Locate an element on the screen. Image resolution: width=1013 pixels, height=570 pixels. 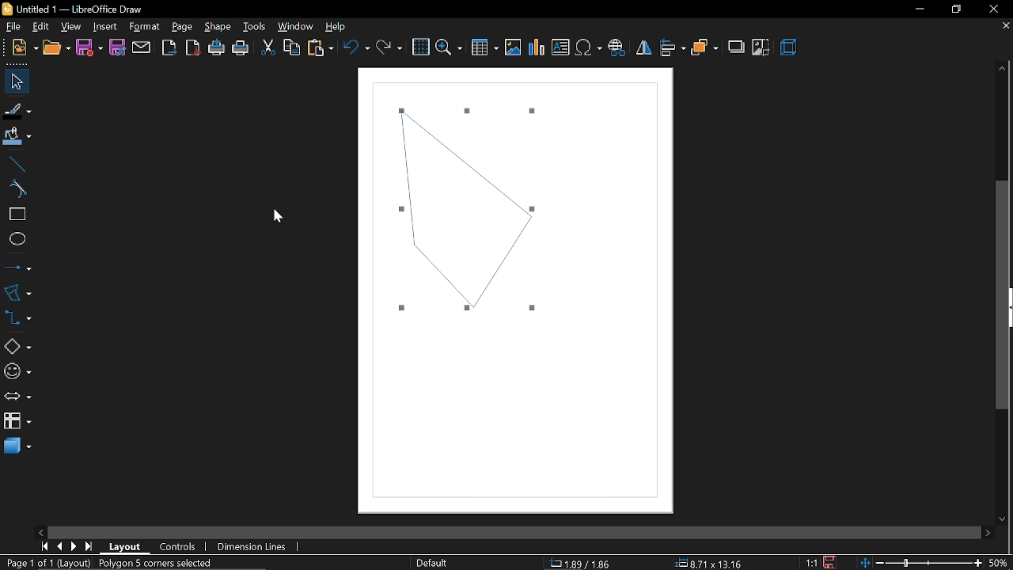
window is located at coordinates (294, 27).